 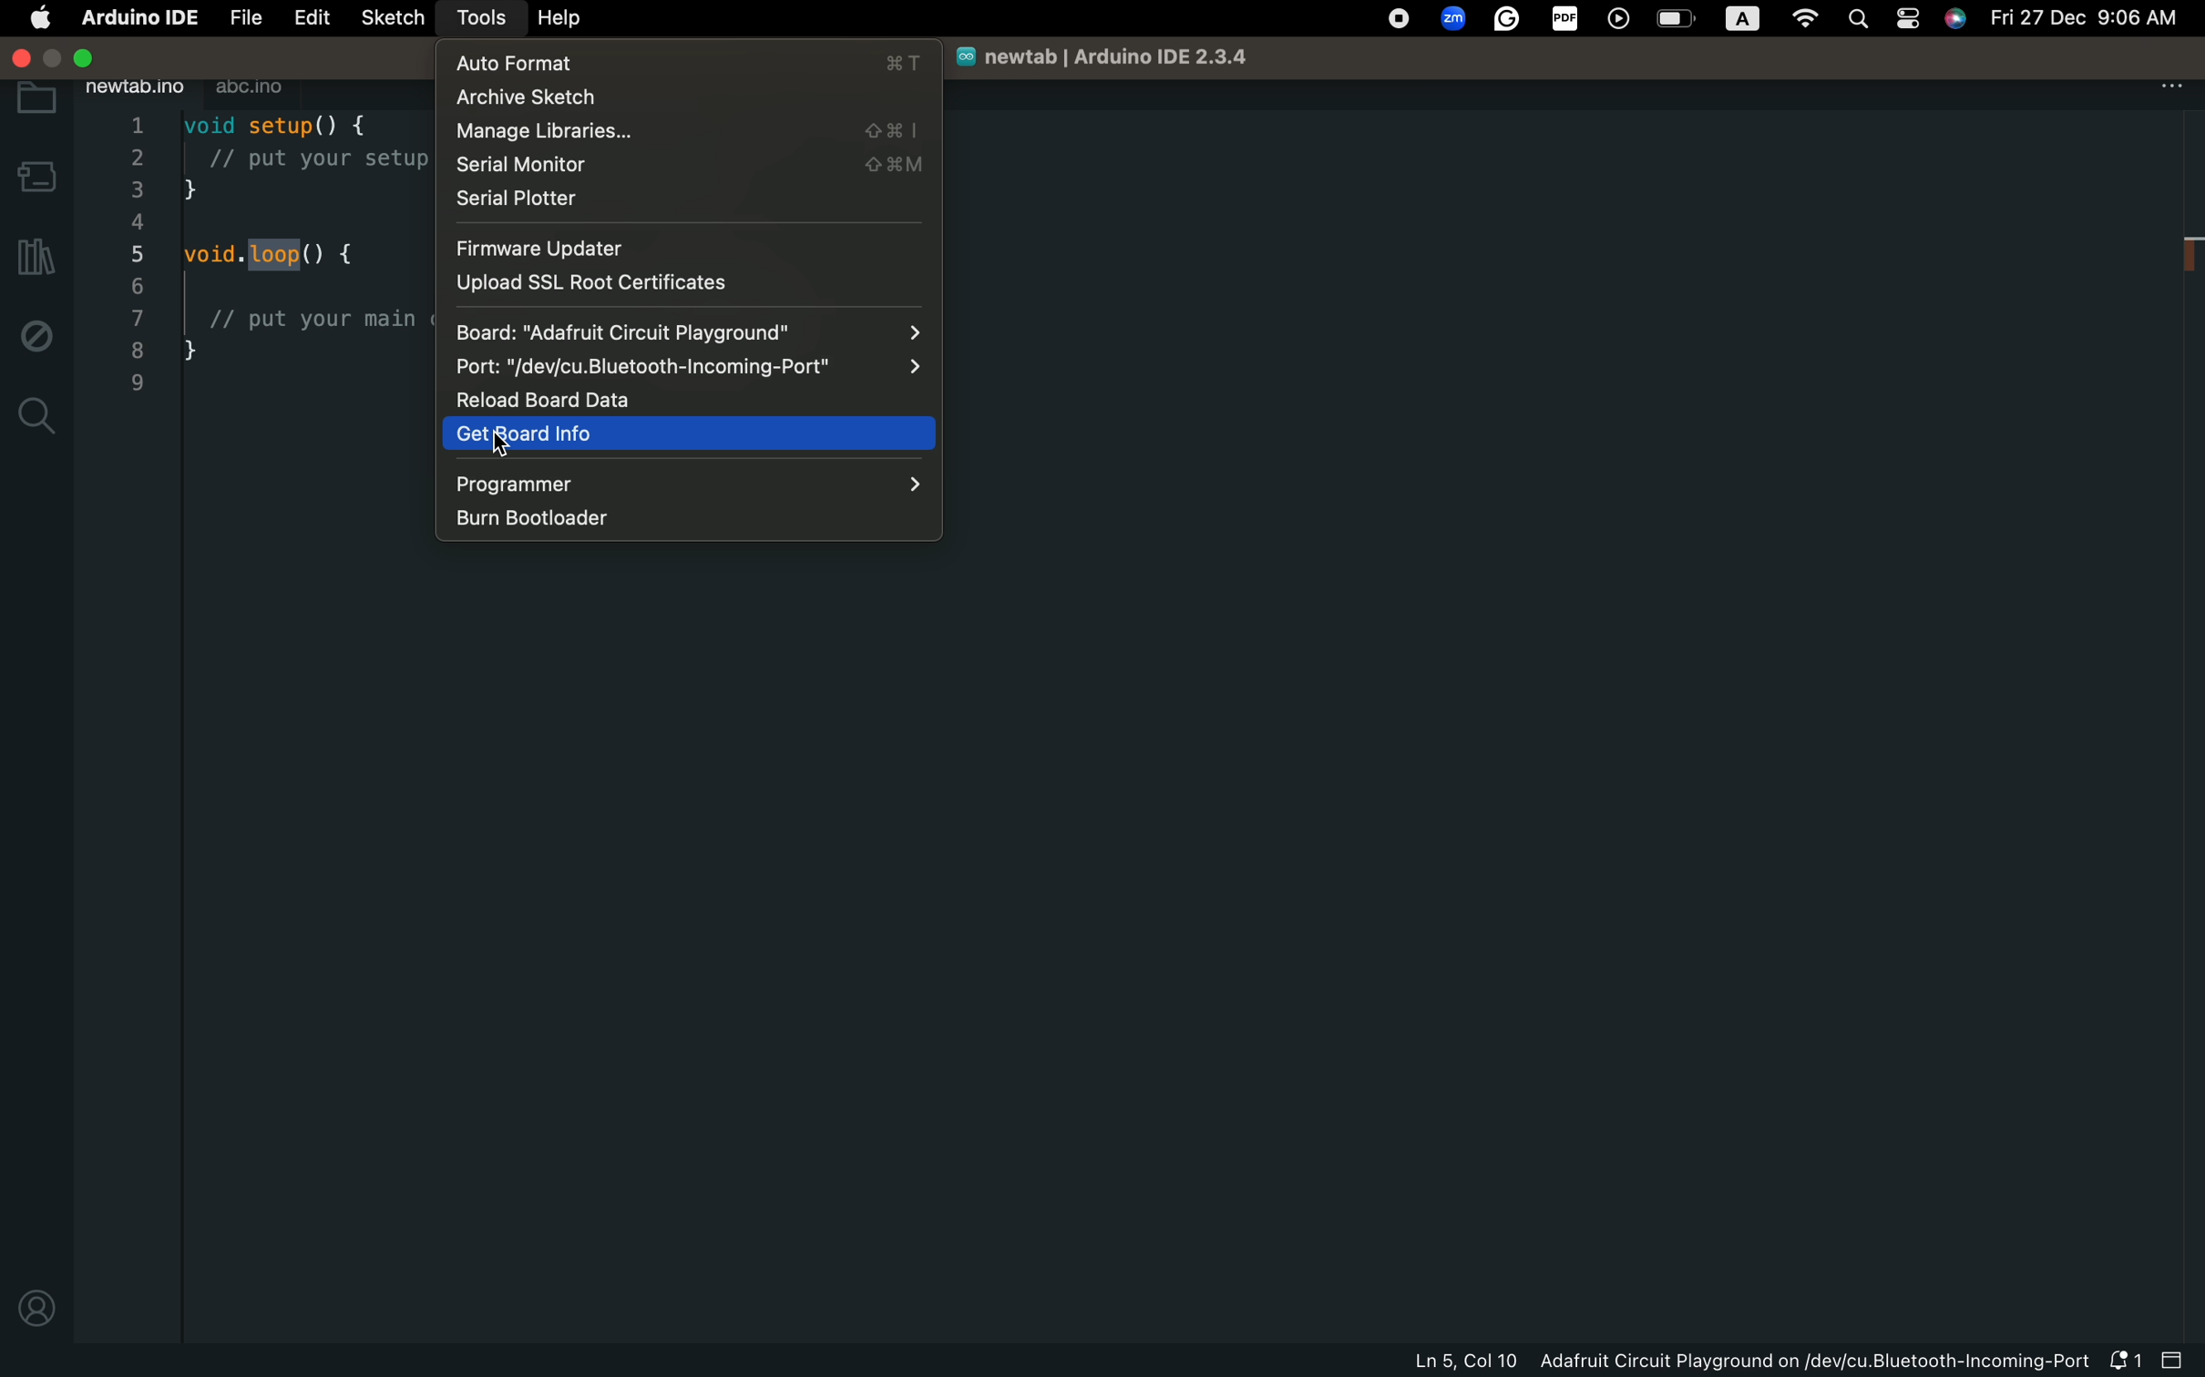 I want to click on reload board data, so click(x=568, y=399).